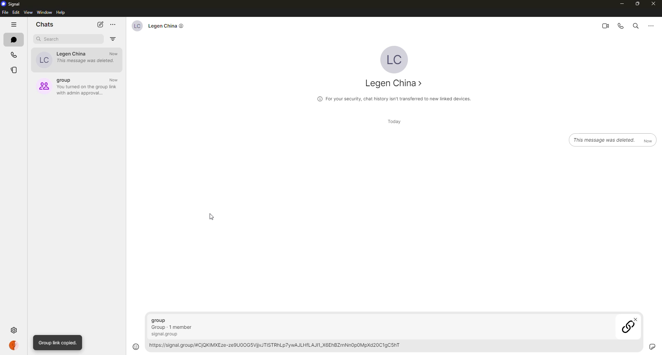 The image size is (662, 355). What do you see at coordinates (619, 3) in the screenshot?
I see `minimize` at bounding box center [619, 3].